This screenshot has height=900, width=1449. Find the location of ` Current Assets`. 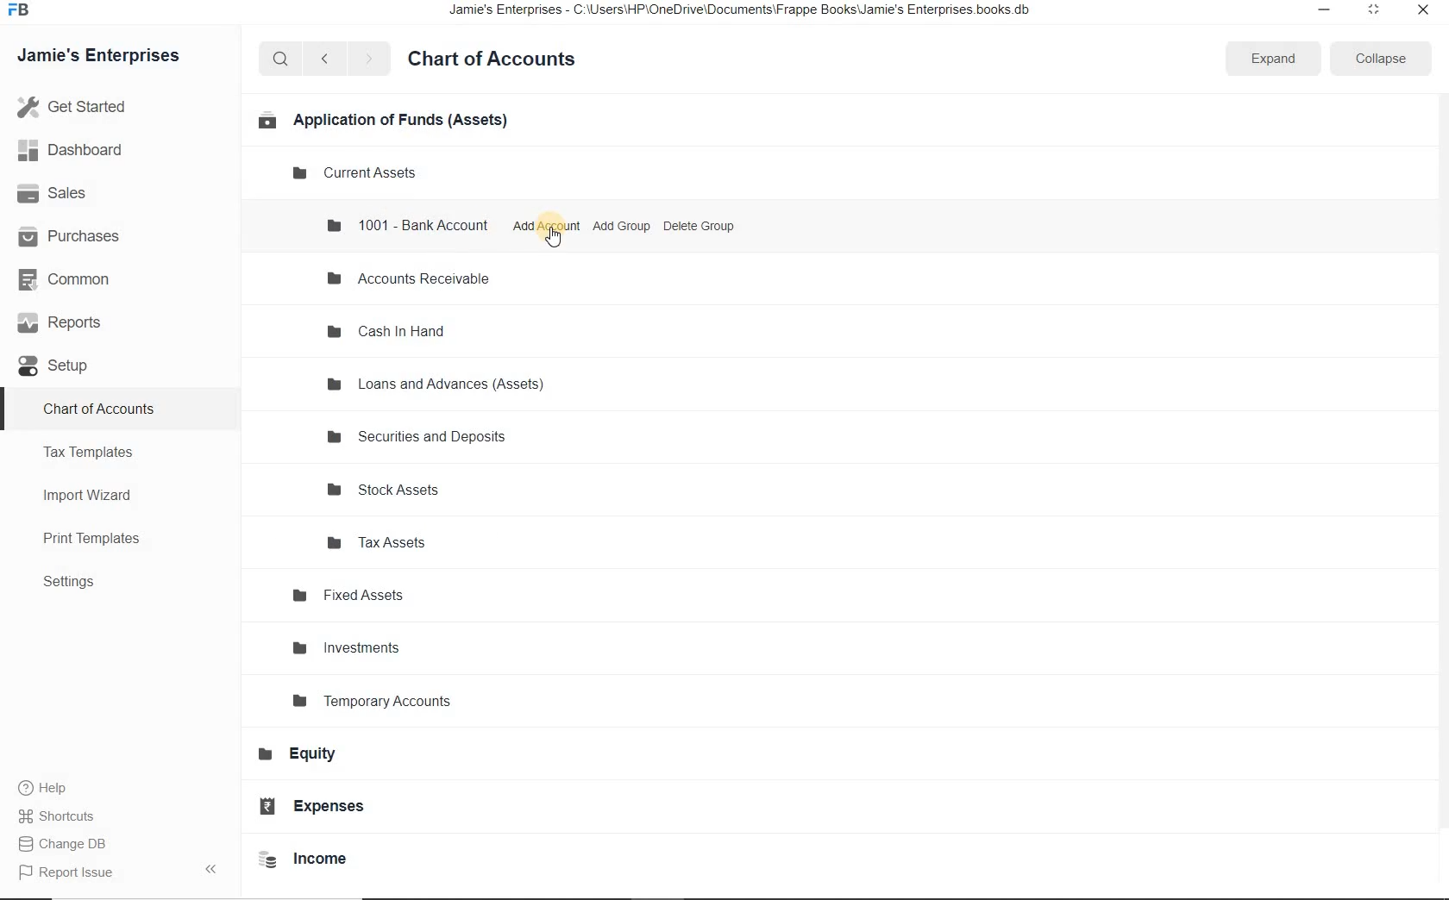

 Current Assets is located at coordinates (358, 173).